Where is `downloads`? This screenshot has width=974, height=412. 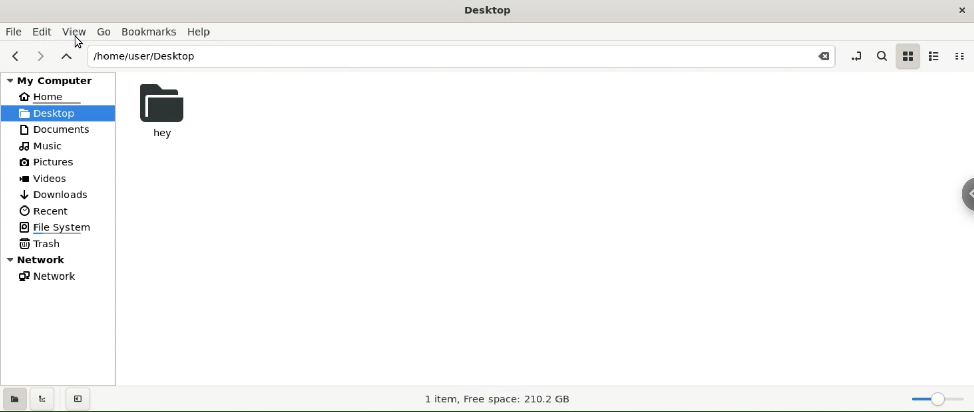 downloads is located at coordinates (56, 193).